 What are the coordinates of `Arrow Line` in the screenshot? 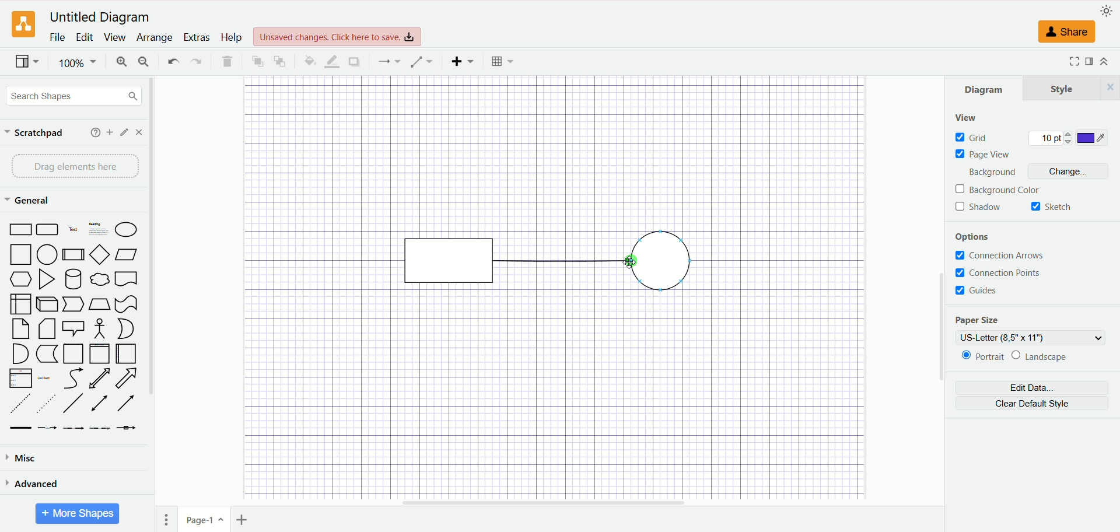 It's located at (126, 405).